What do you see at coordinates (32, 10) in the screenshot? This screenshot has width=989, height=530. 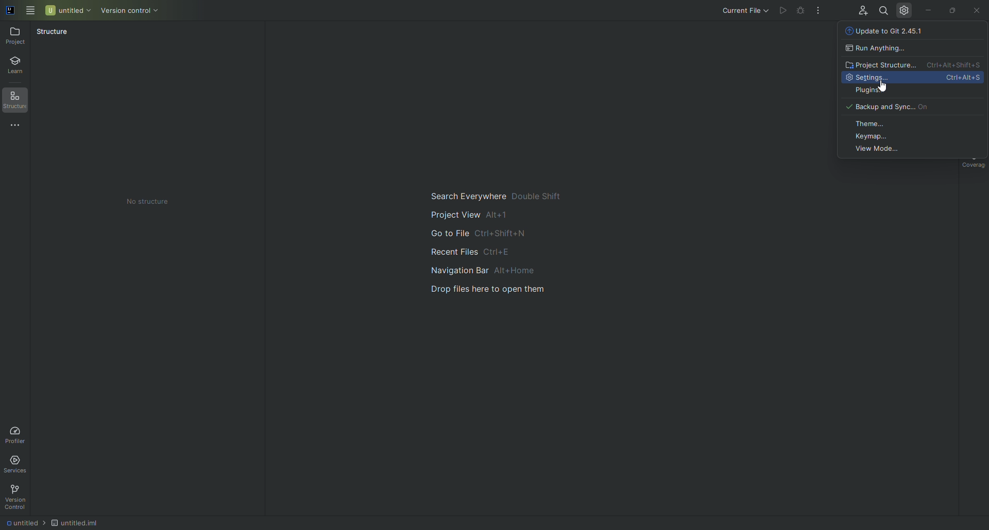 I see `Main Menu` at bounding box center [32, 10].